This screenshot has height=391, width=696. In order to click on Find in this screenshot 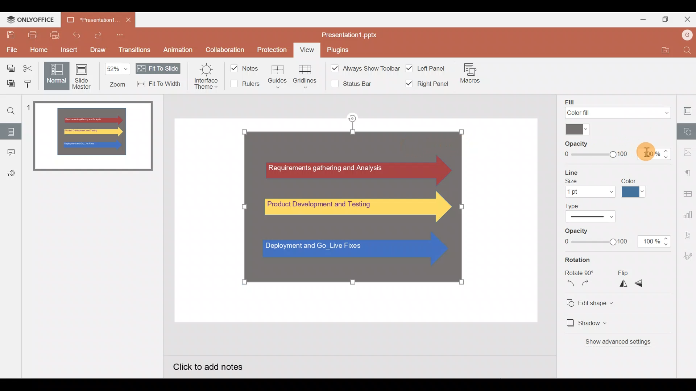, I will do `click(687, 50)`.